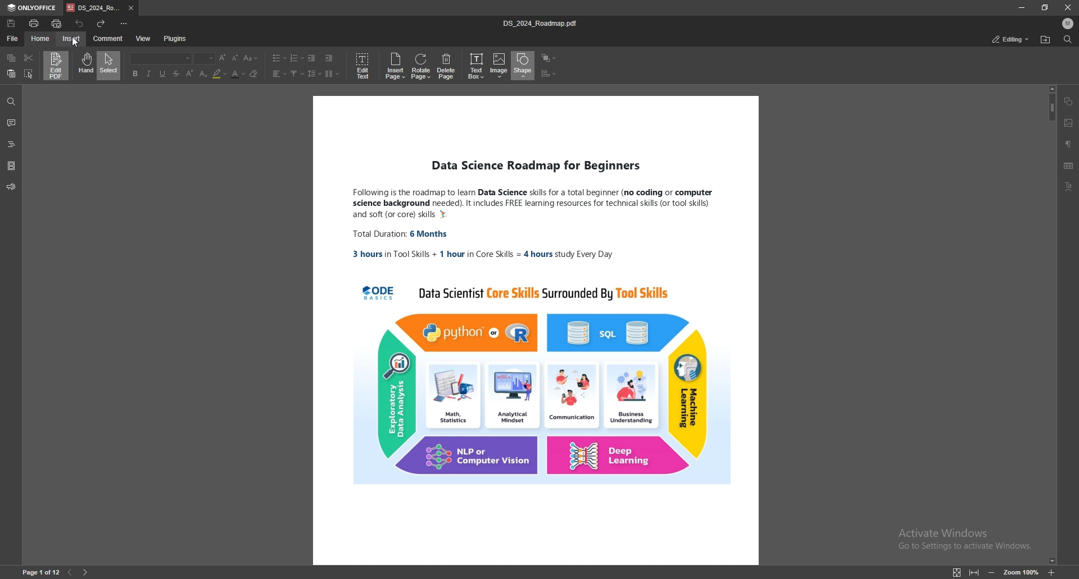 The image size is (1079, 579). I want to click on minimize, so click(1021, 7).